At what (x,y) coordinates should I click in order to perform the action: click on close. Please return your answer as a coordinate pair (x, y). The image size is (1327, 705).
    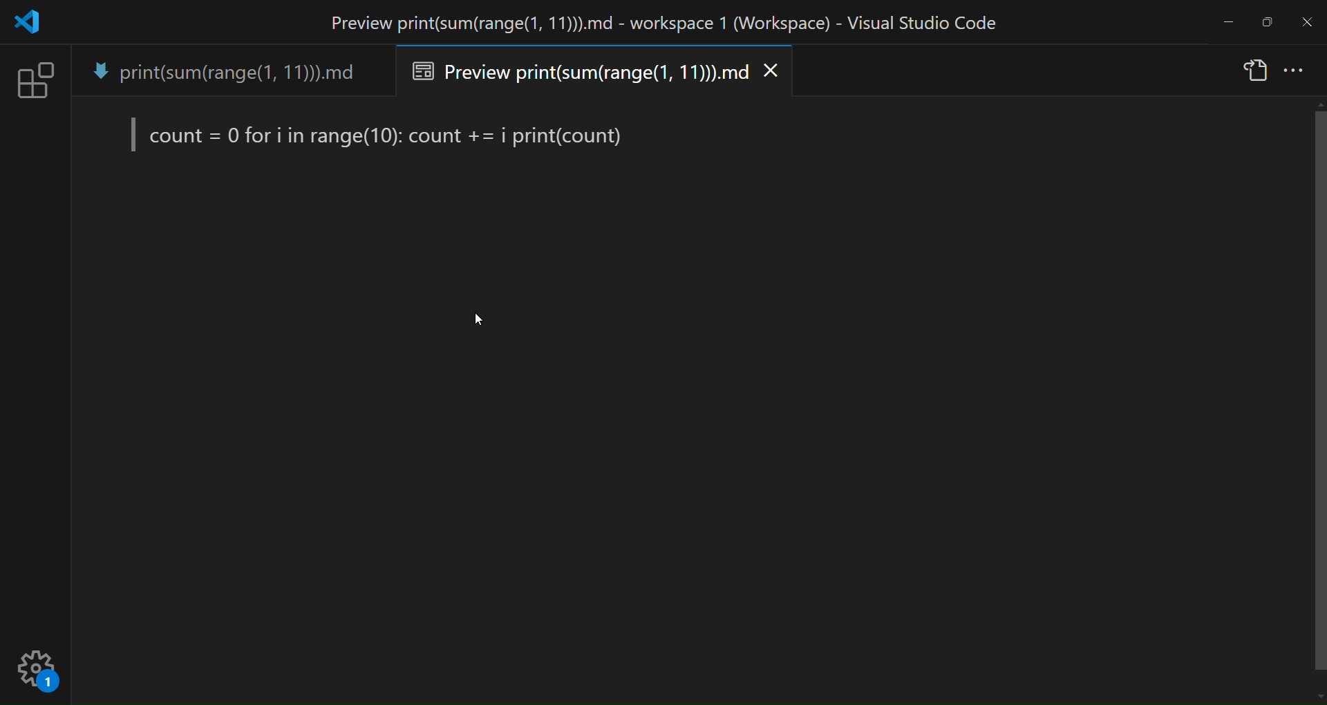
    Looking at the image, I should click on (1308, 19).